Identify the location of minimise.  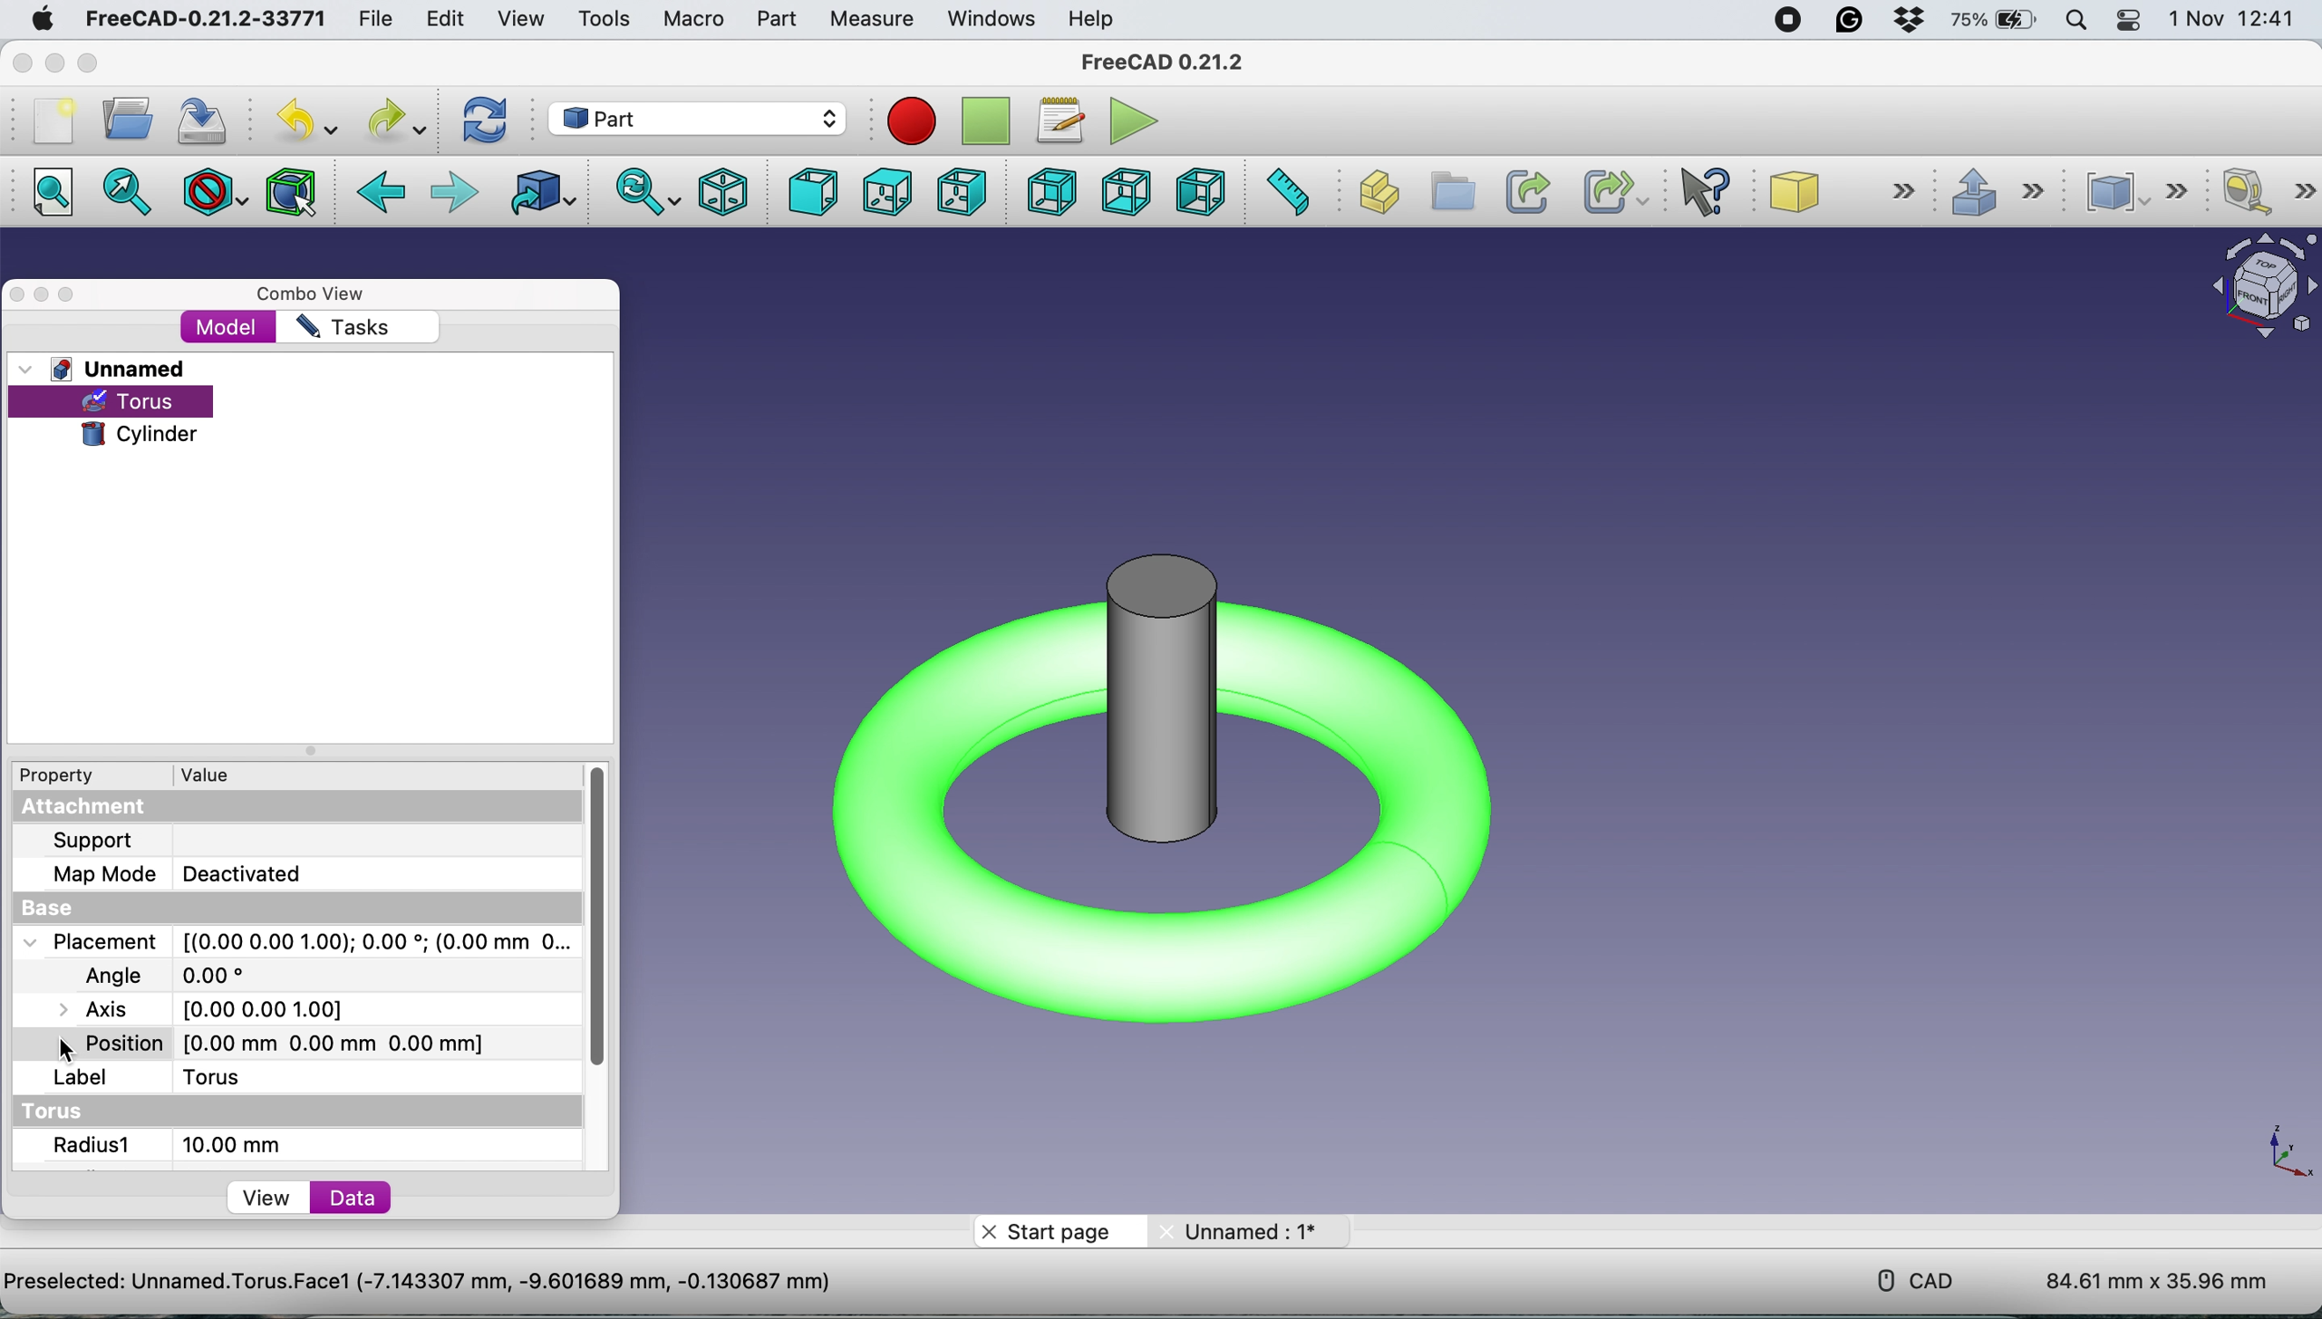
(50, 64).